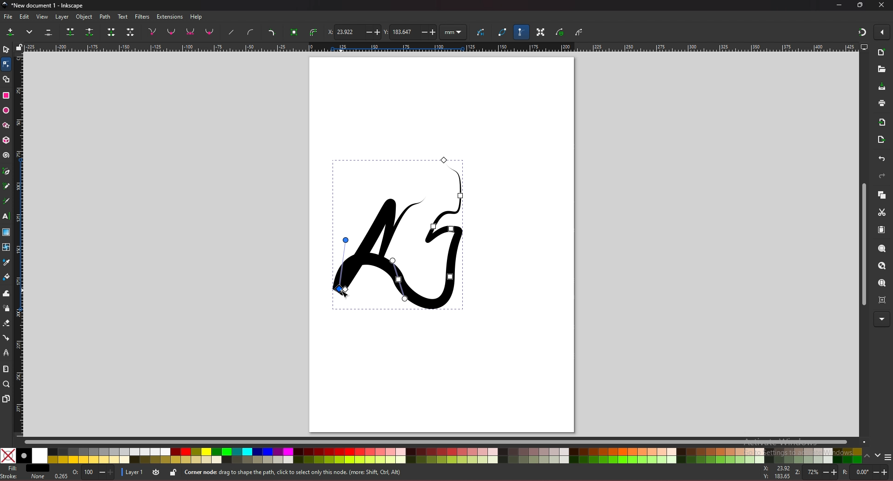 The image size is (893, 481). Describe the element at coordinates (882, 267) in the screenshot. I see `zoom drawing` at that location.